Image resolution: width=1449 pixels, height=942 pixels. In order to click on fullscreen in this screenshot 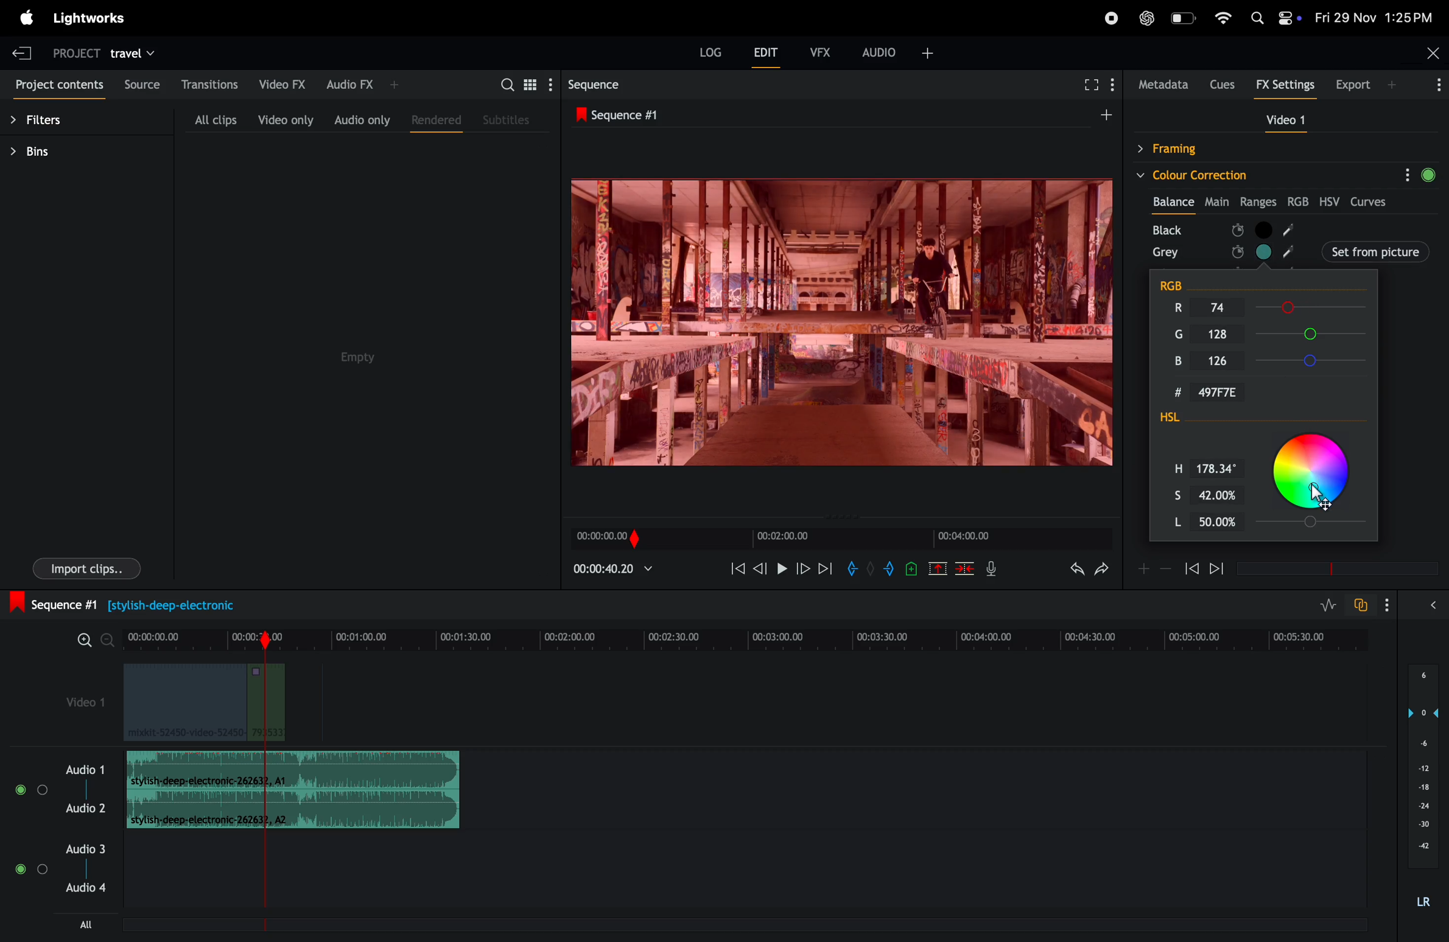, I will do `click(1084, 84)`.